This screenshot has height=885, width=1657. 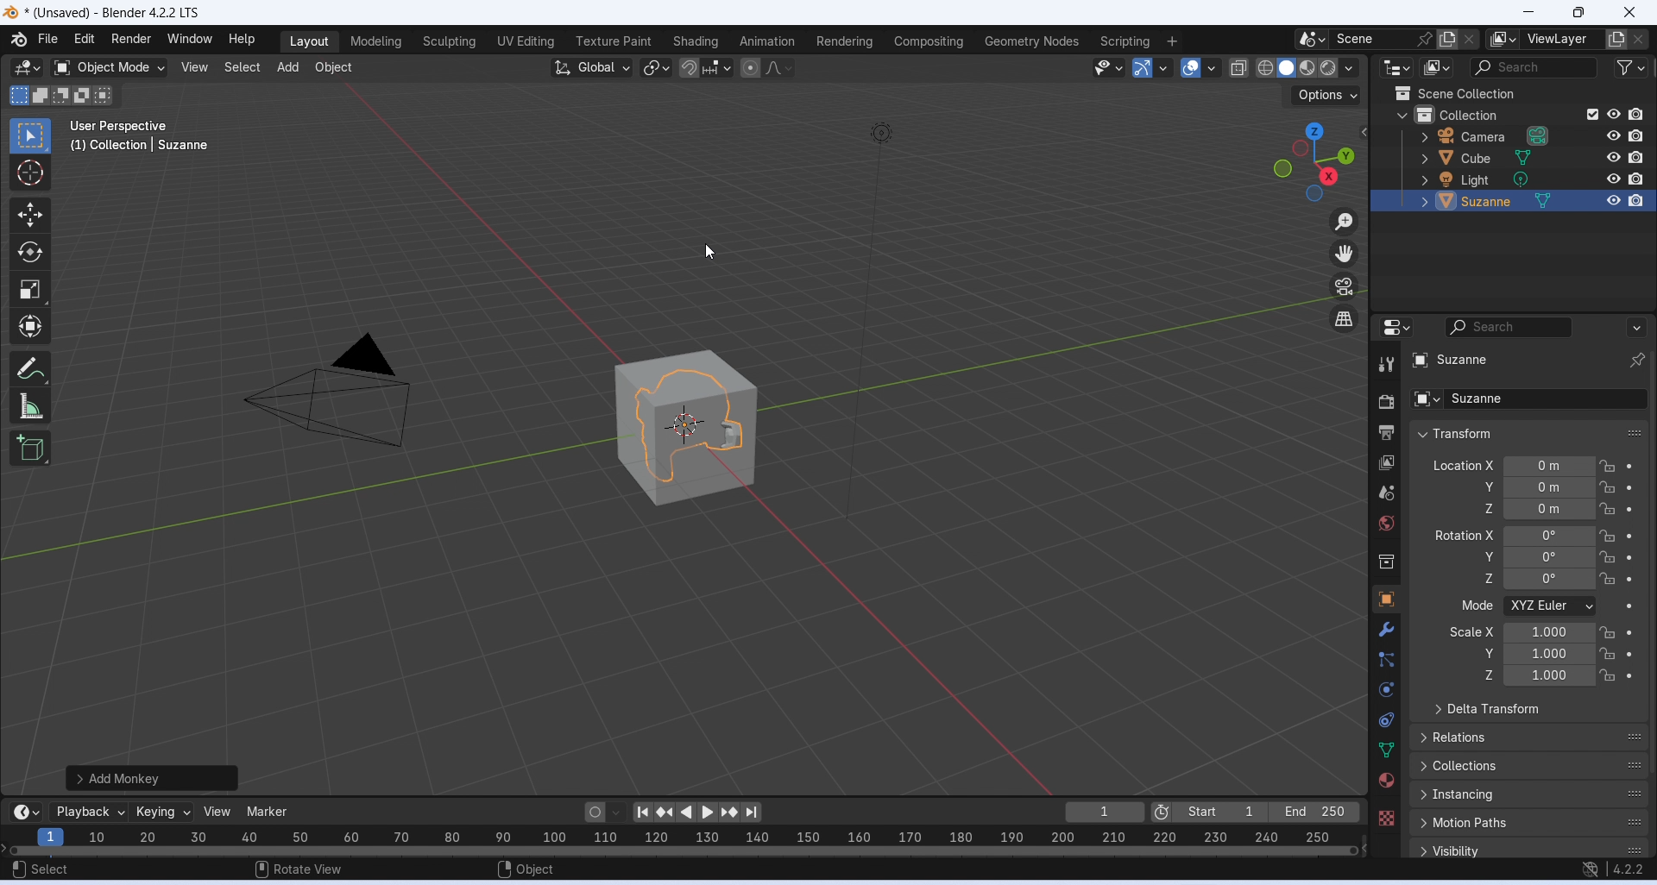 I want to click on disable in renders, so click(x=1635, y=157).